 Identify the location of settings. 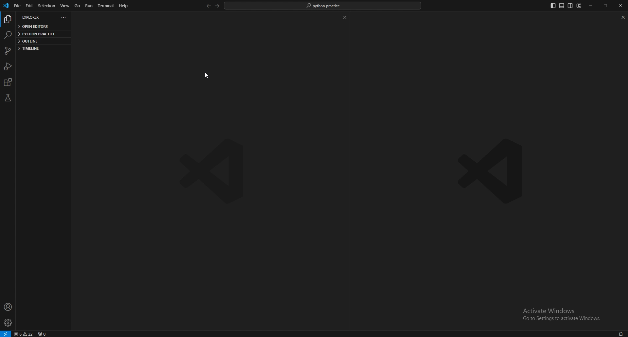
(8, 323).